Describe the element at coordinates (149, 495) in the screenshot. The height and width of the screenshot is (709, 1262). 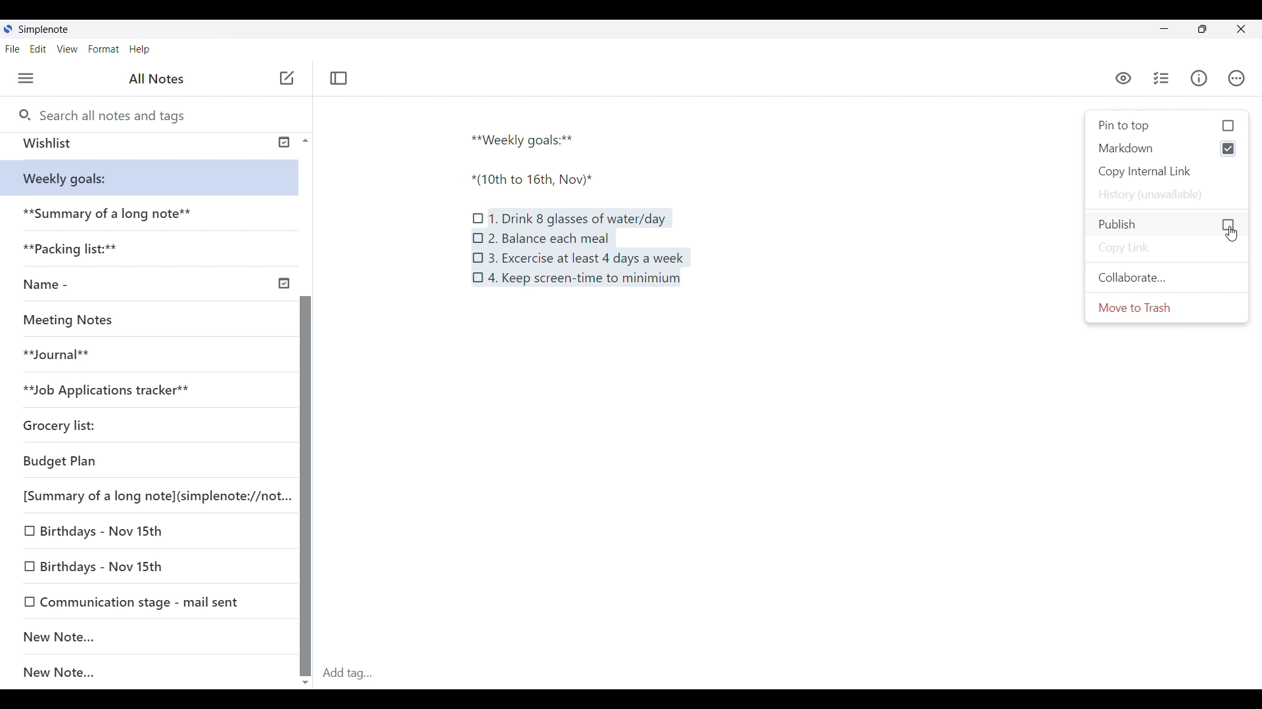
I see `[Summary of a long note](simplenote://not.` at that location.